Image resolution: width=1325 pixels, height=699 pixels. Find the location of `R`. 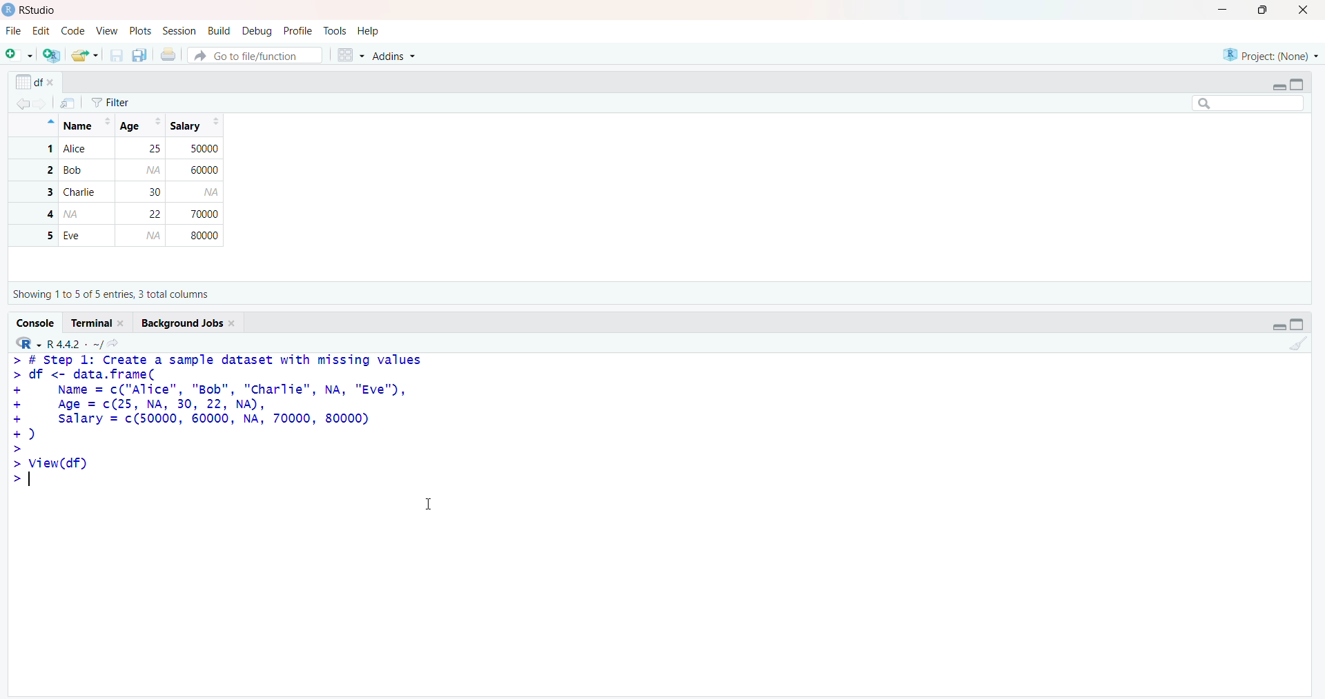

R is located at coordinates (29, 342).